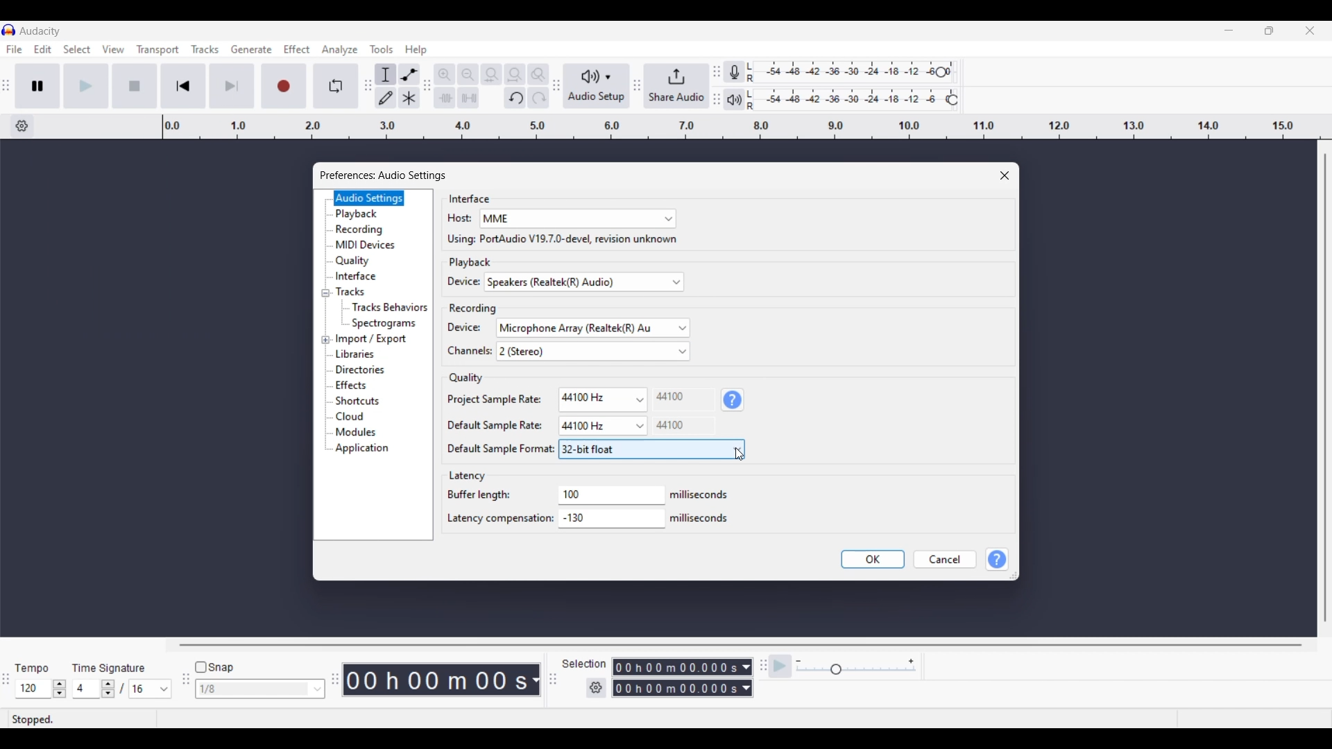  I want to click on Zoom in, so click(444, 74).